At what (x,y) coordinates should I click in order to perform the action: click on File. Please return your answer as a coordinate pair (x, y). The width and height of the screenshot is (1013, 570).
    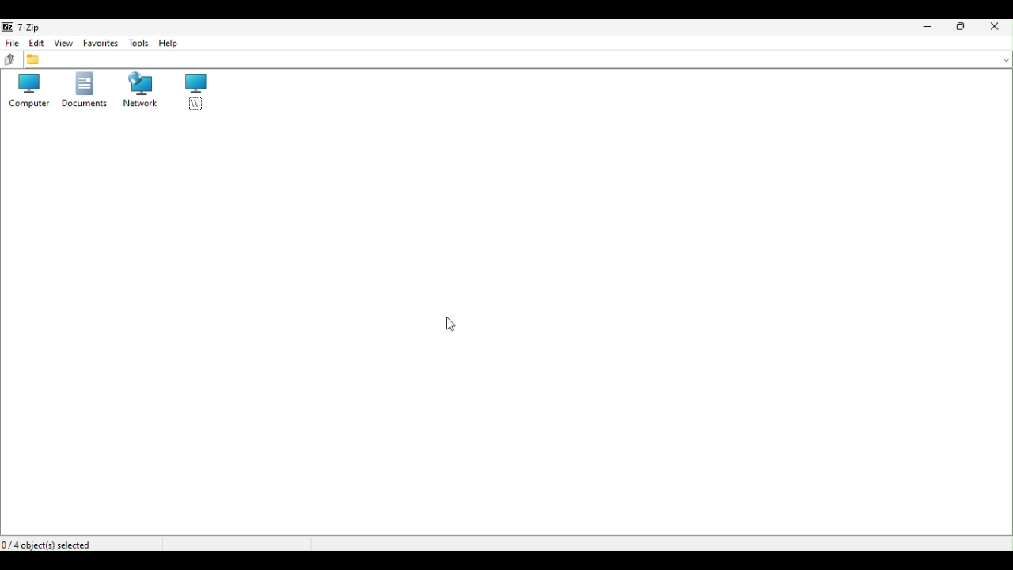
    Looking at the image, I should click on (11, 43).